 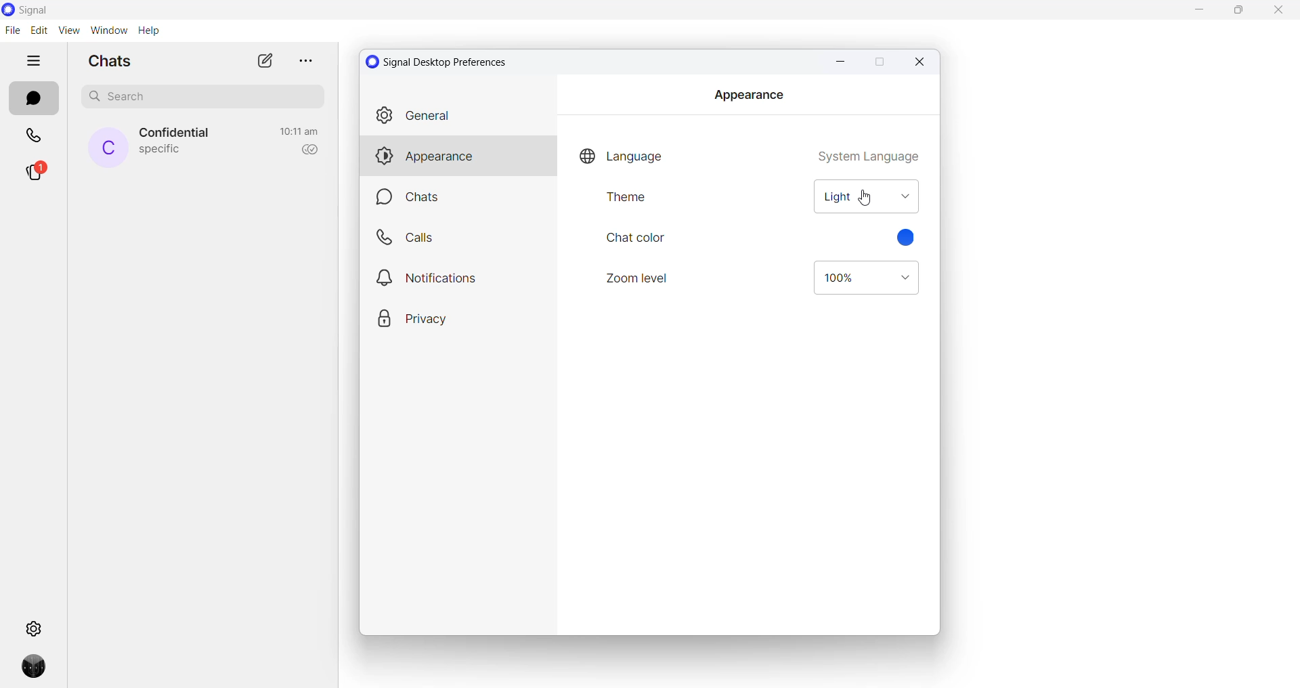 I want to click on hide tabs, so click(x=35, y=62).